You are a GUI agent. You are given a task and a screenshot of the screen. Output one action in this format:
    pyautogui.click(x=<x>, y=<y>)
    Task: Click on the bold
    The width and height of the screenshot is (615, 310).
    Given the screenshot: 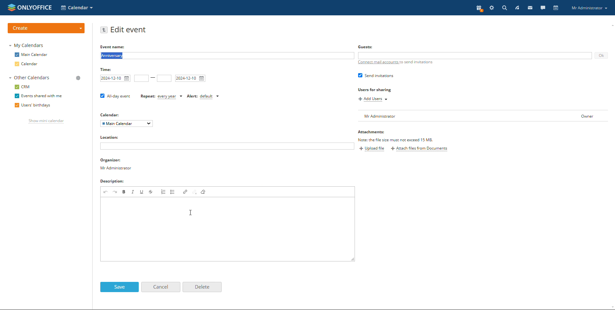 What is the action you would take?
    pyautogui.click(x=124, y=191)
    